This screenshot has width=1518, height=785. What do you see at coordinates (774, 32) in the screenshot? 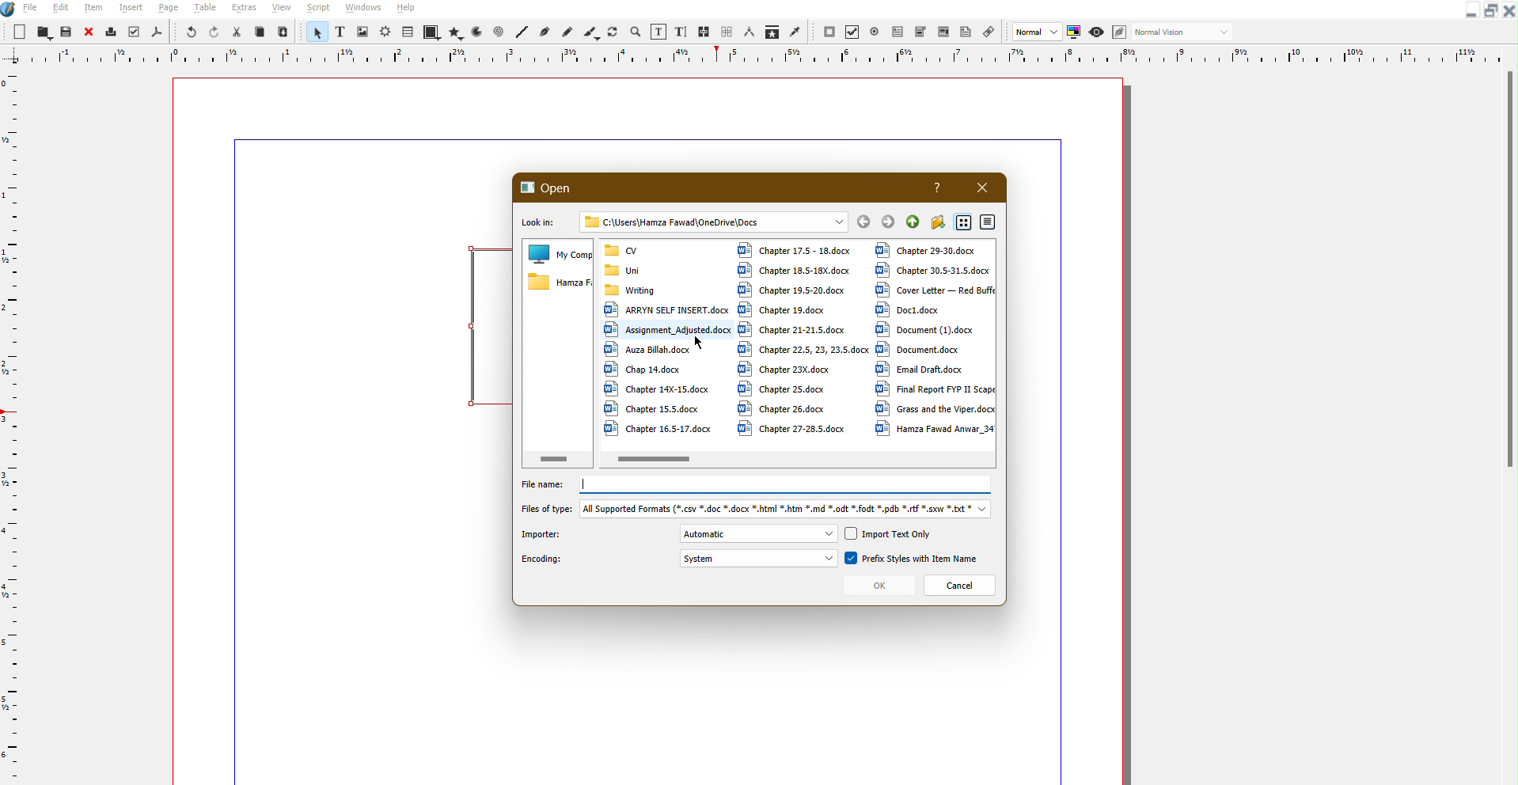
I see `Misc Tools` at bounding box center [774, 32].